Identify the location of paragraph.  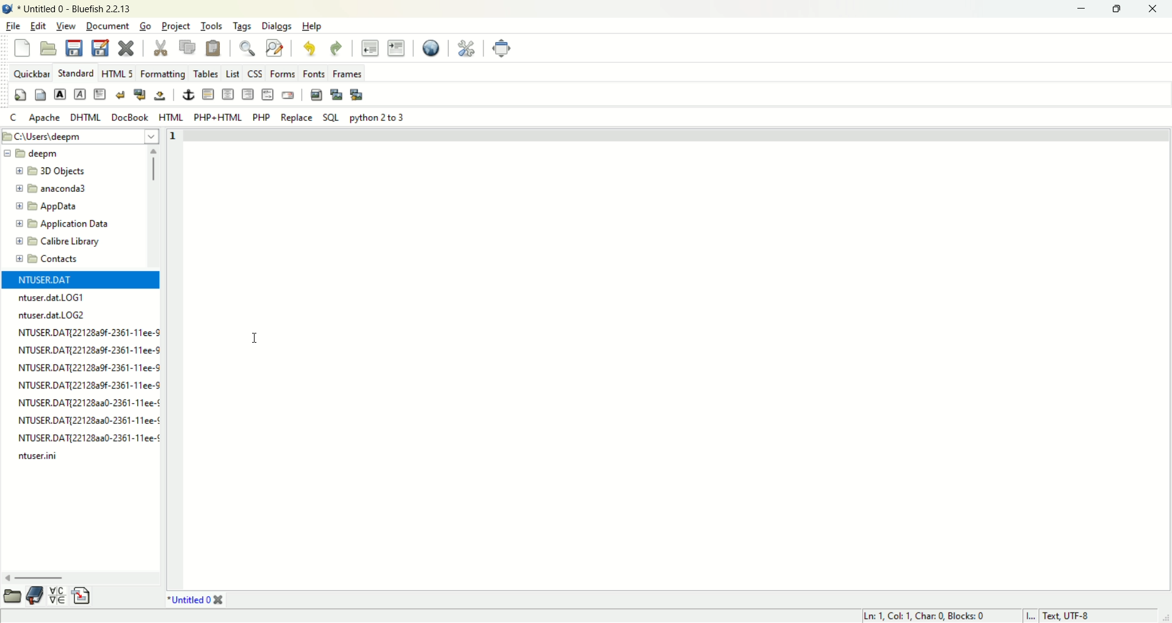
(100, 93).